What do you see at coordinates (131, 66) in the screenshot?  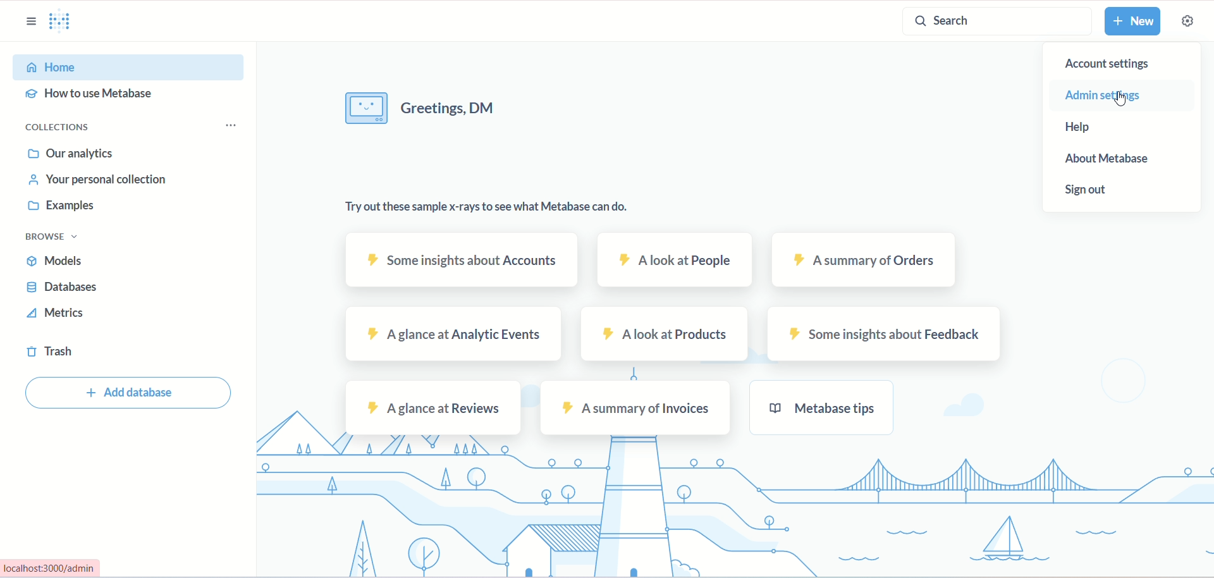 I see `home` at bounding box center [131, 66].